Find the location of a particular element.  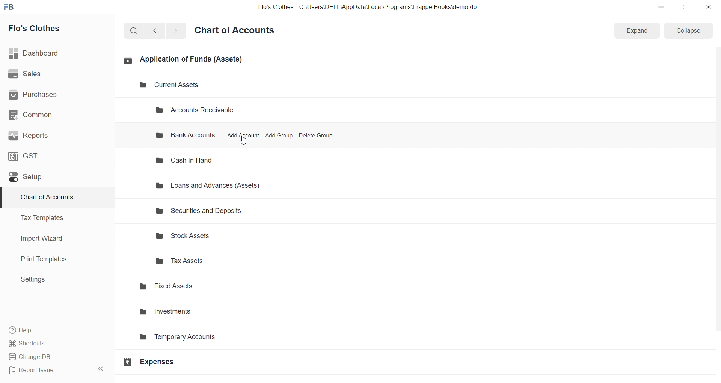

GST is located at coordinates (52, 155).